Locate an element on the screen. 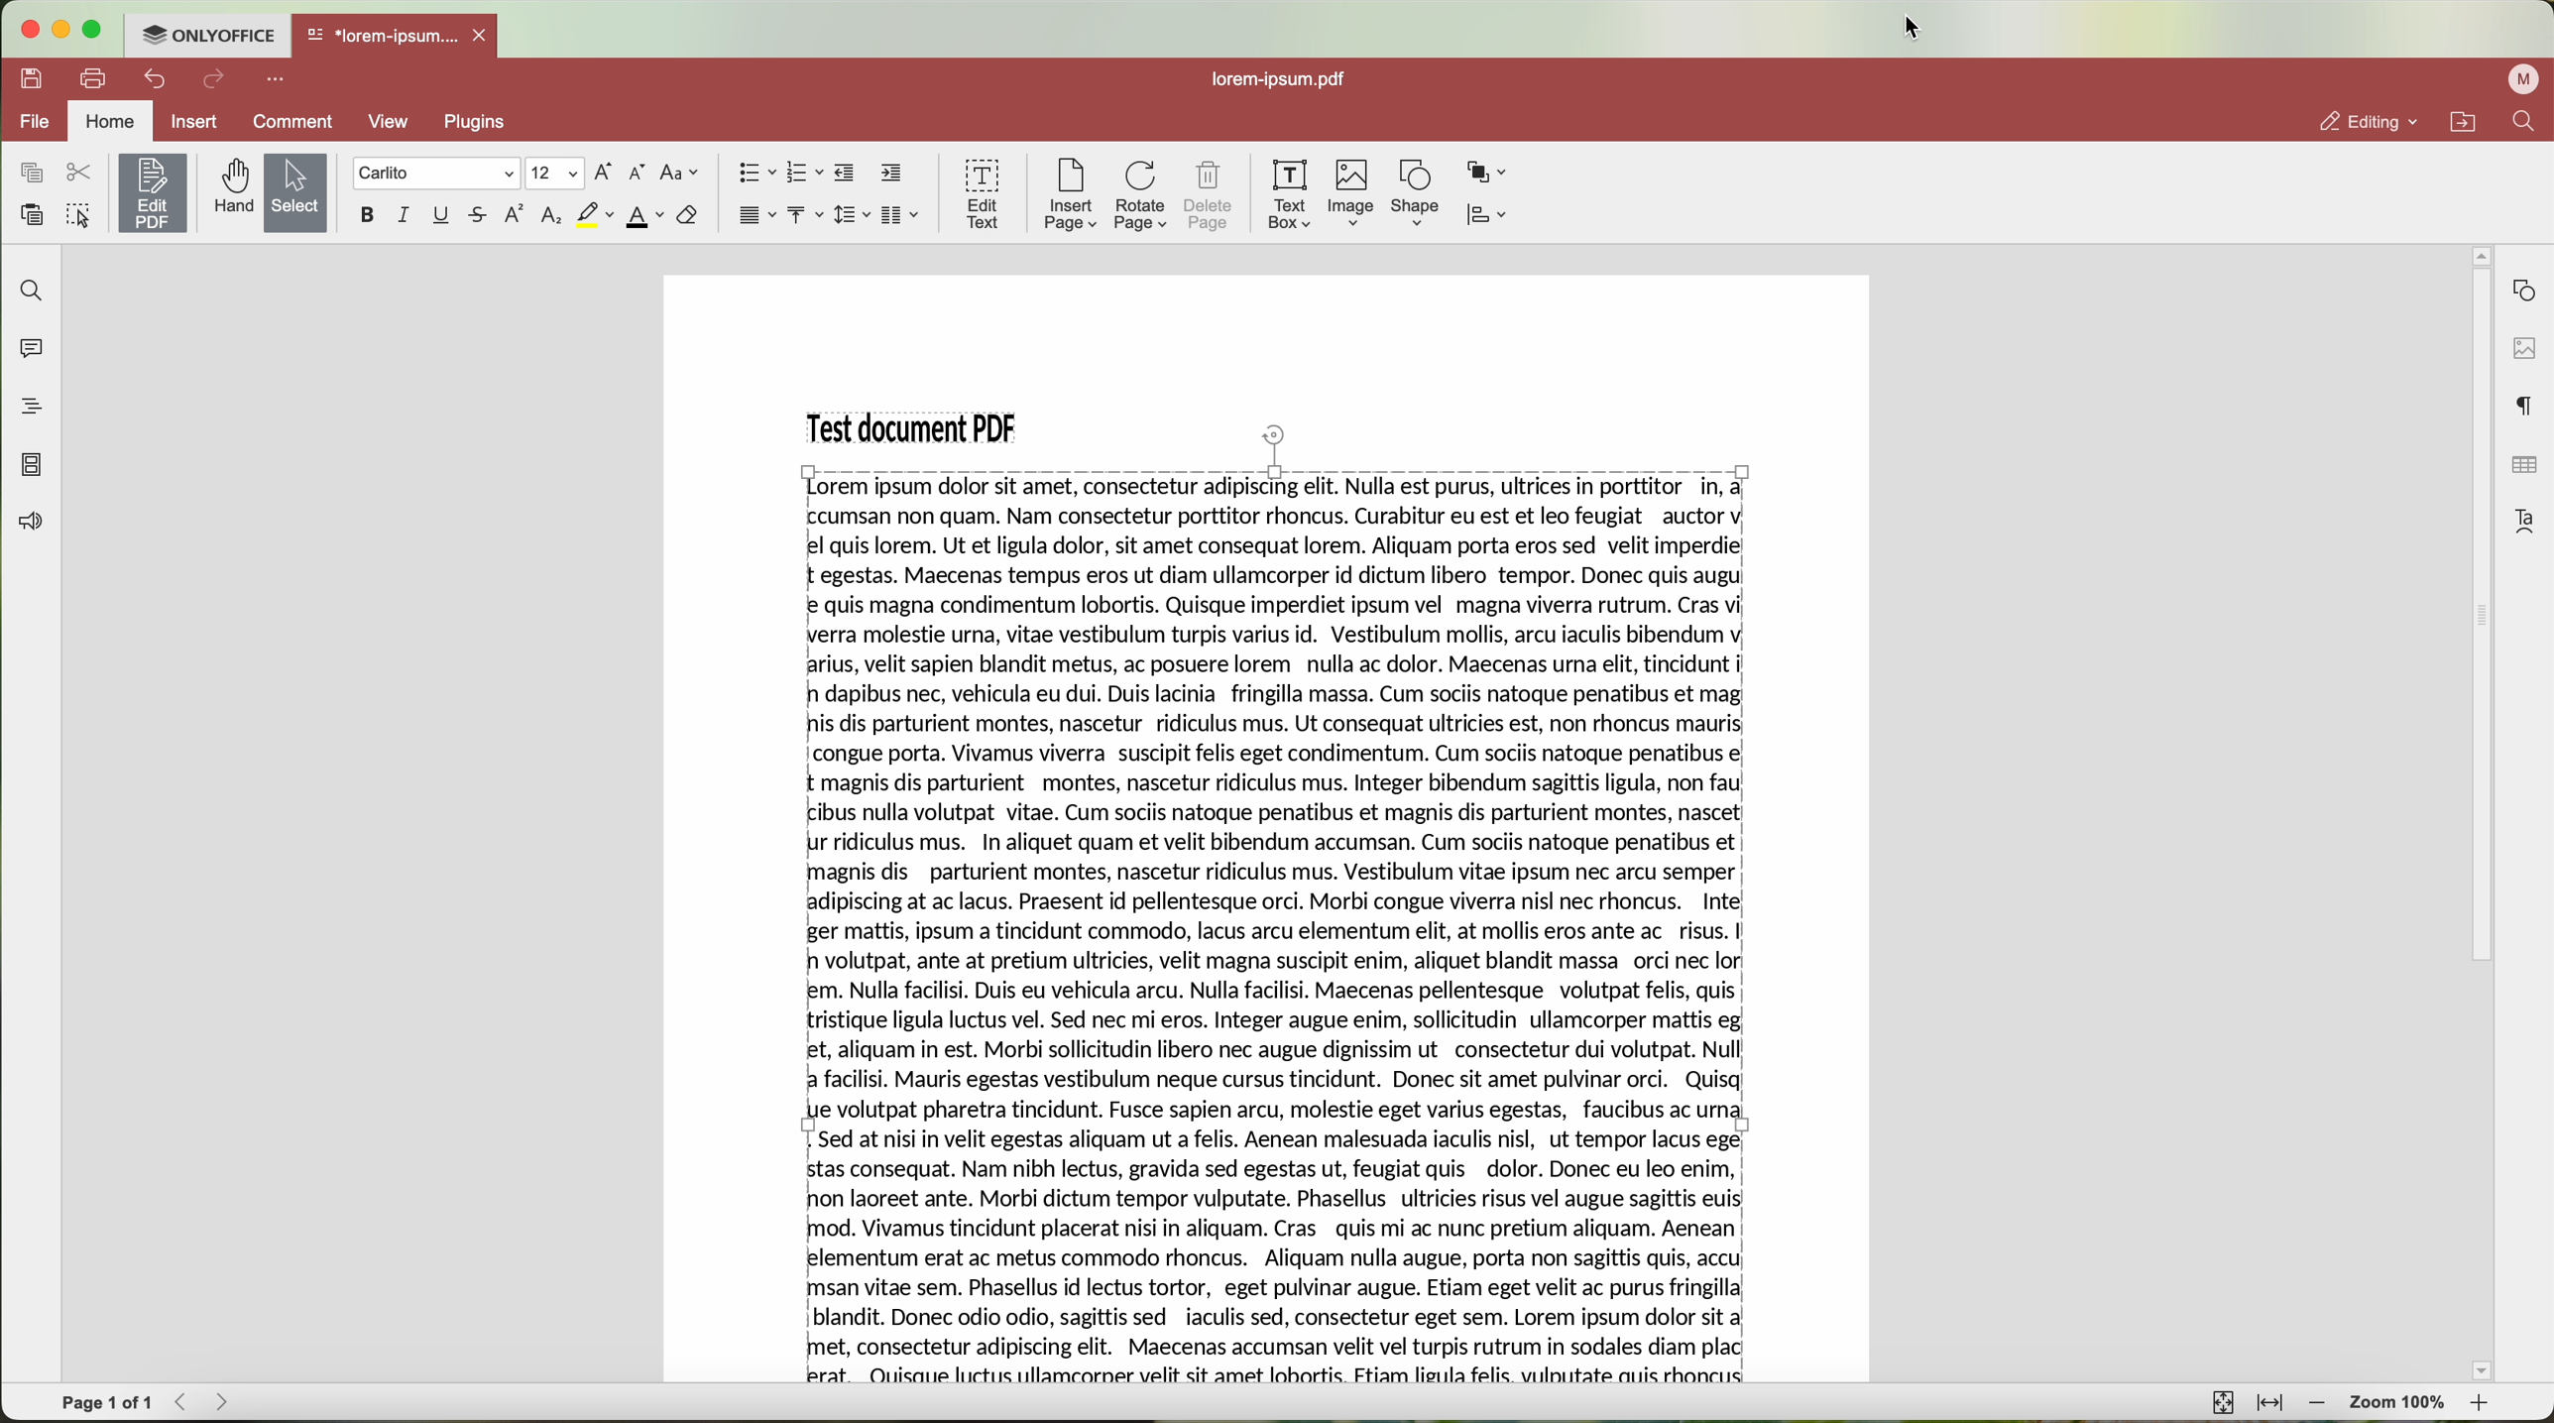 The height and width of the screenshot is (1423, 2554). justified text is located at coordinates (1275, 923).